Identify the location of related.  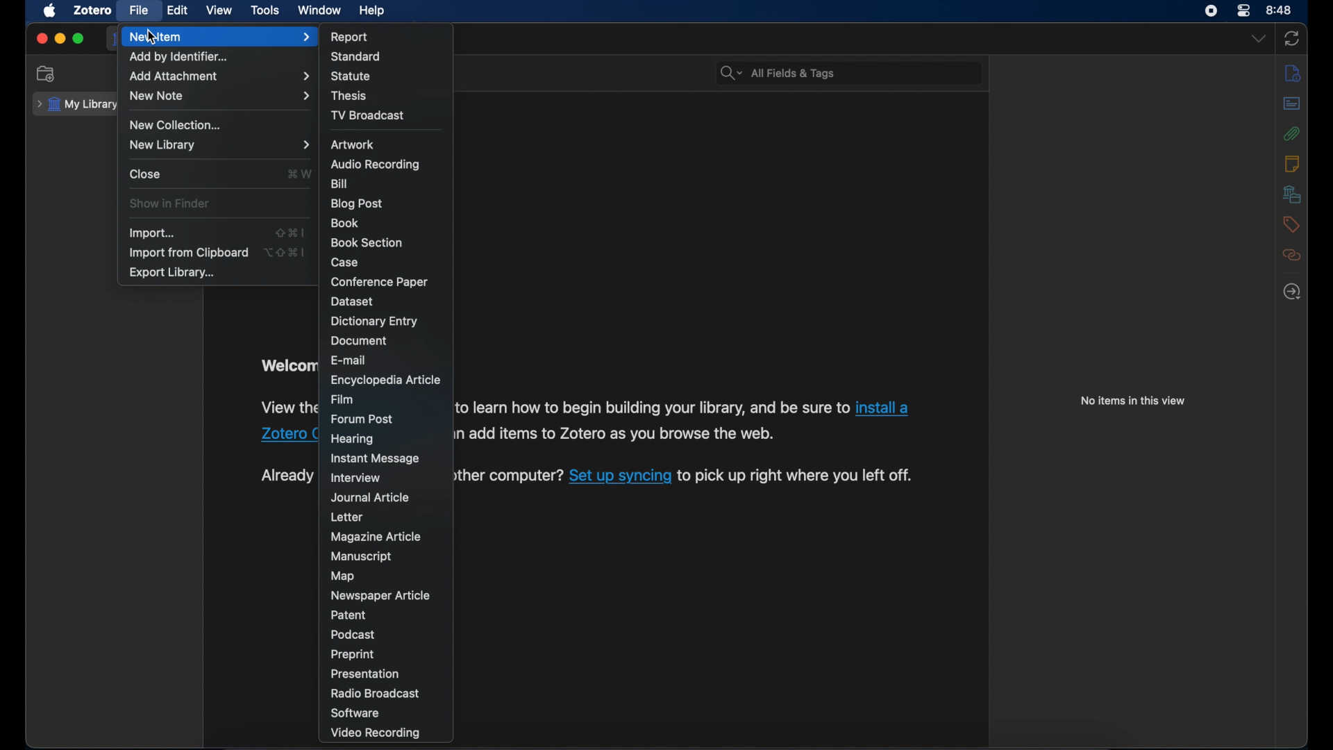
(1292, 256).